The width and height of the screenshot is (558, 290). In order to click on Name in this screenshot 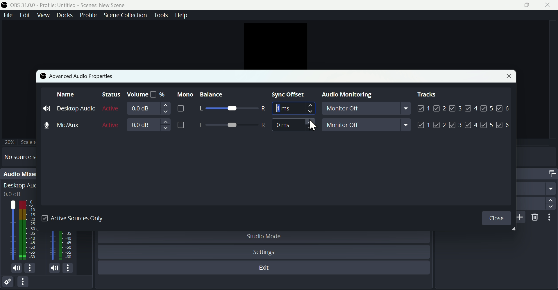, I will do `click(66, 94)`.